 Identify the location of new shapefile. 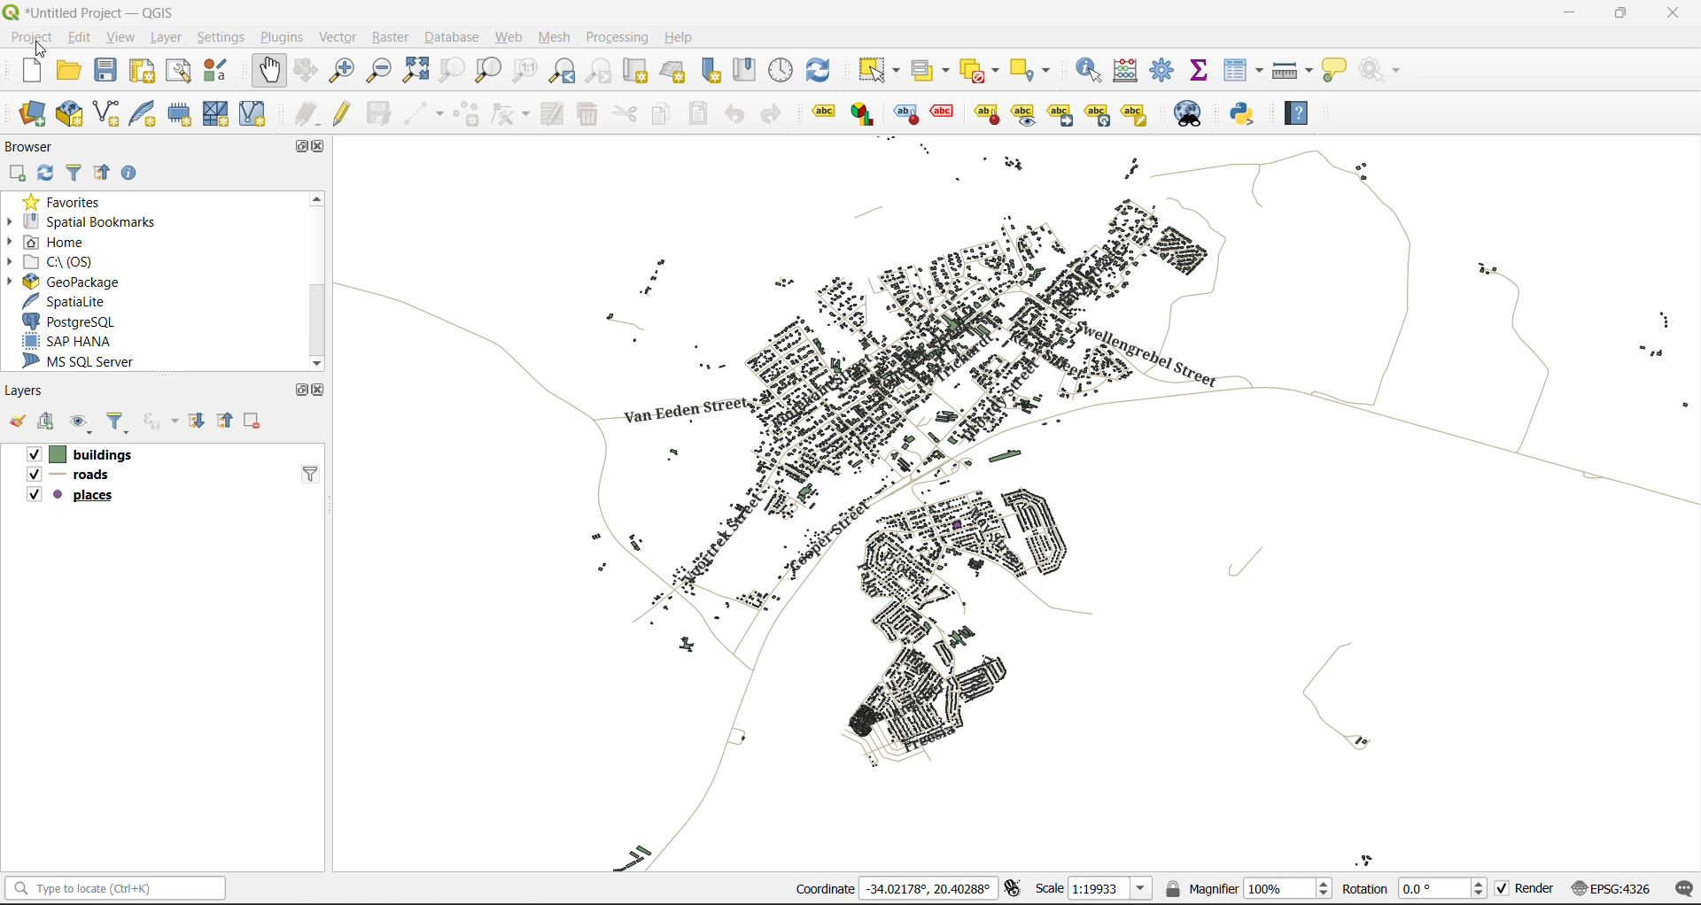
(105, 114).